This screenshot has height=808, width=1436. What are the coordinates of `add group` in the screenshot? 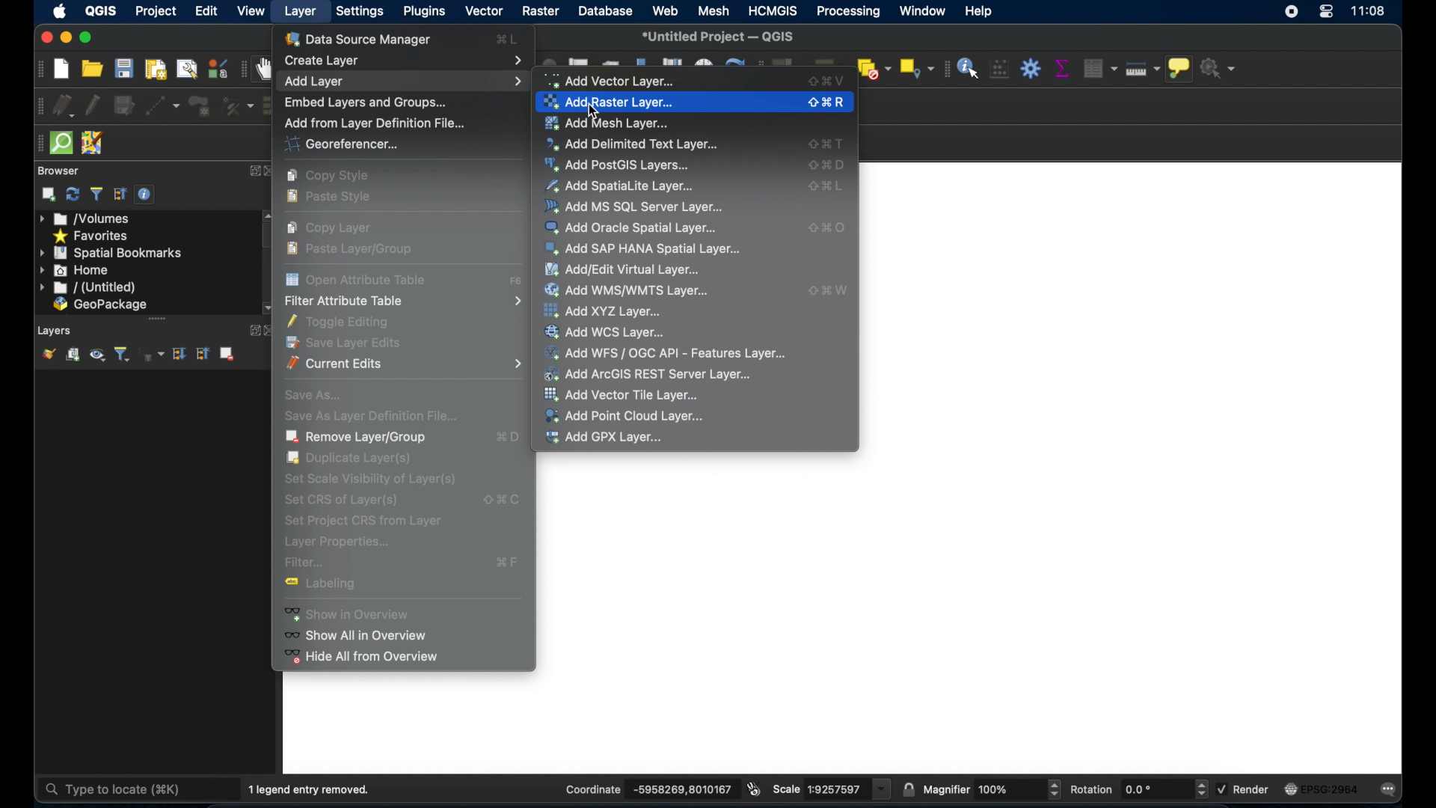 It's located at (73, 355).